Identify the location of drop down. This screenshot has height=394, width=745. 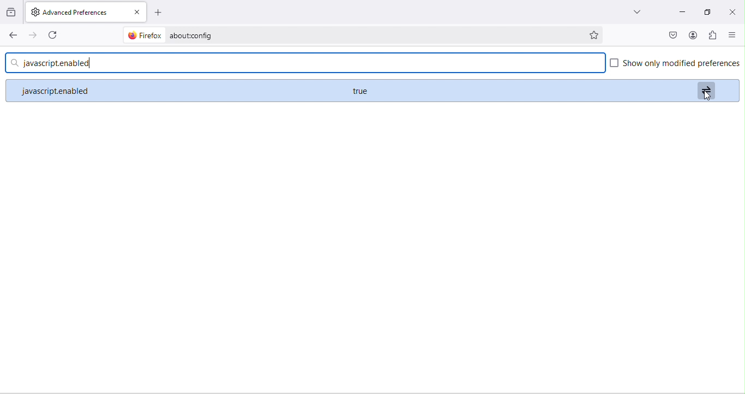
(636, 12).